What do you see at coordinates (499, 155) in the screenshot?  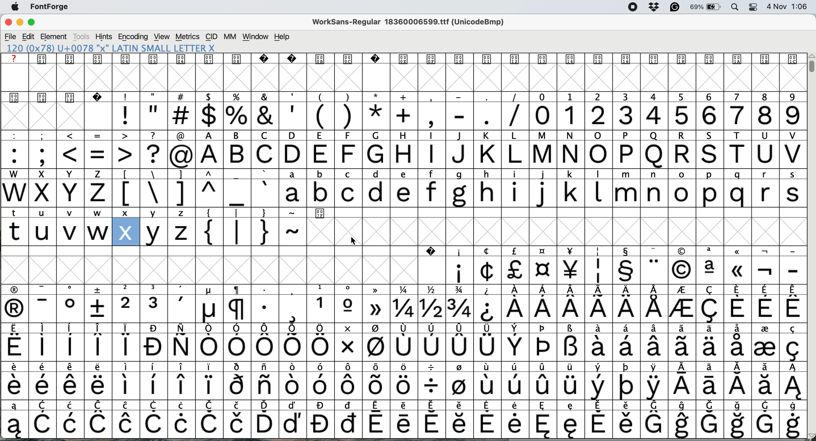 I see `capital letters a to v` at bounding box center [499, 155].